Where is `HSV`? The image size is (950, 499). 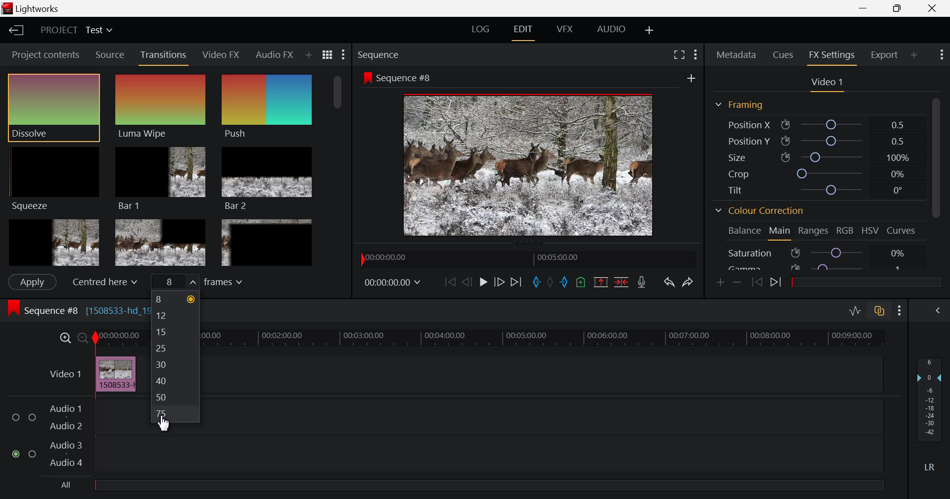 HSV is located at coordinates (872, 232).